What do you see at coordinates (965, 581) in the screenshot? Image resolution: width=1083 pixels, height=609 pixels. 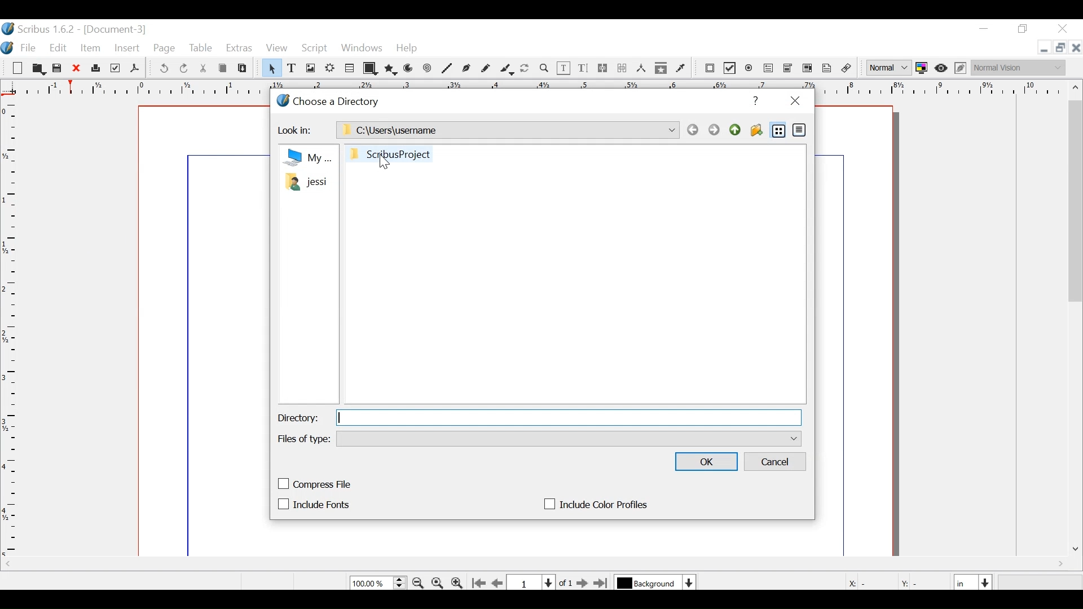 I see `Select the current width` at bounding box center [965, 581].